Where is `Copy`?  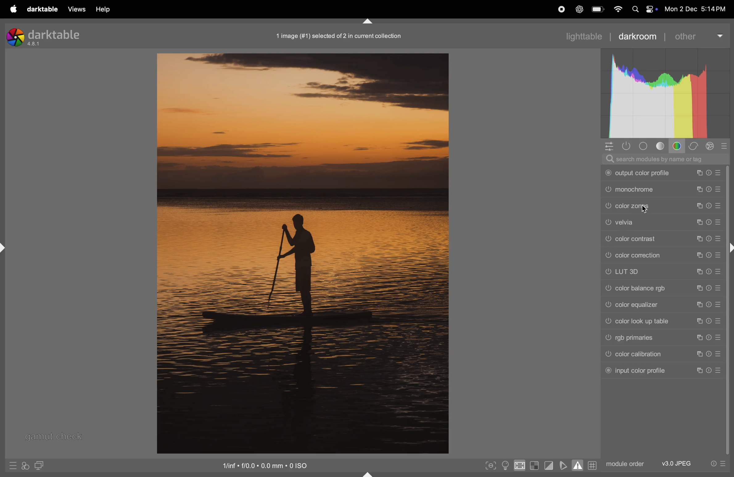
Copy is located at coordinates (699, 305).